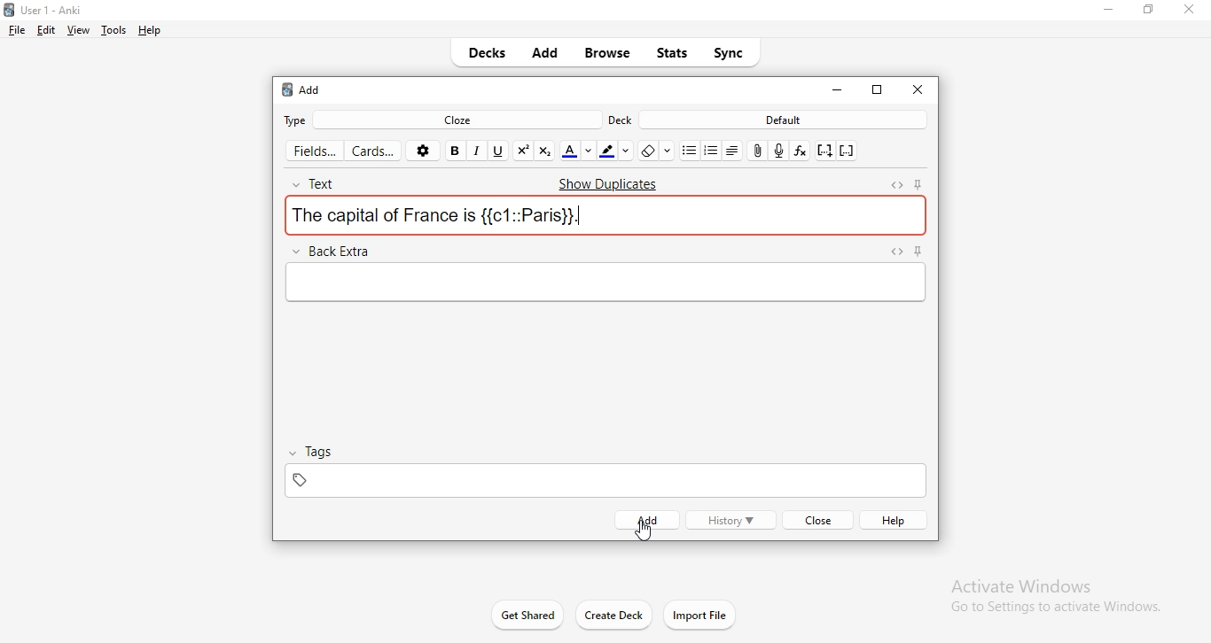 The width and height of the screenshot is (1211, 643). What do you see at coordinates (479, 151) in the screenshot?
I see `italics` at bounding box center [479, 151].